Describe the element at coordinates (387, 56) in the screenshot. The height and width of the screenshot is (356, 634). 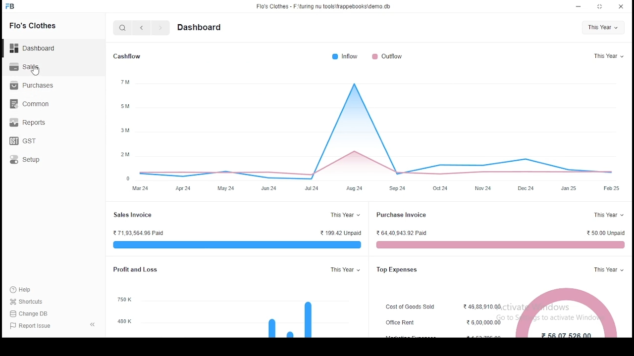
I see `outflow` at that location.